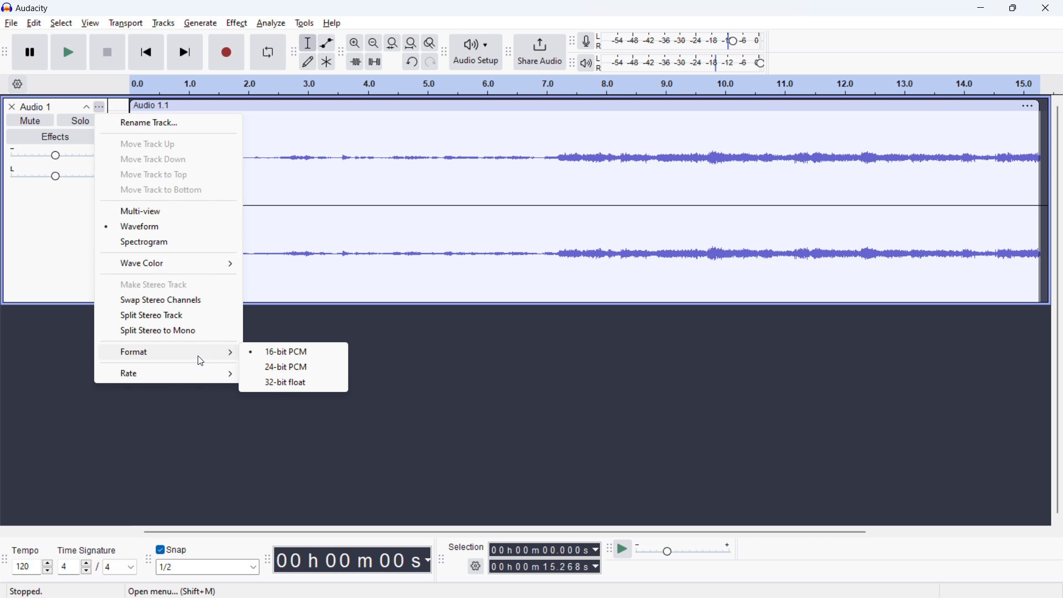 This screenshot has width=1063, height=598. What do you see at coordinates (507, 532) in the screenshot?
I see `horizontal scrollbar` at bounding box center [507, 532].